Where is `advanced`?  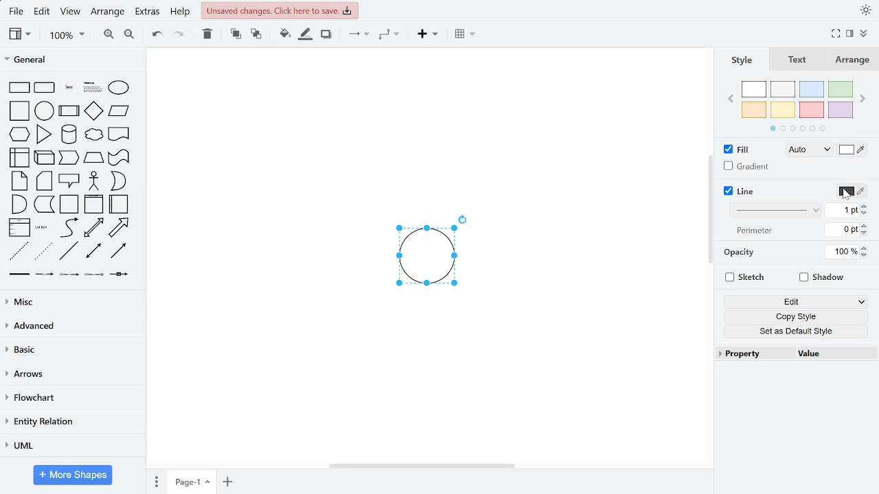 advanced is located at coordinates (71, 326).